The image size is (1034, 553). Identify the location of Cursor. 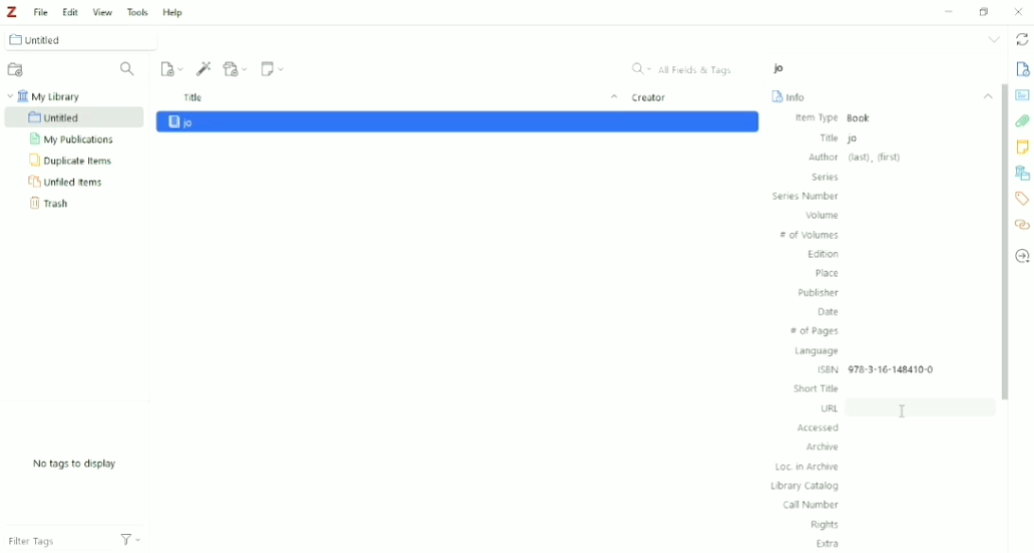
(905, 412).